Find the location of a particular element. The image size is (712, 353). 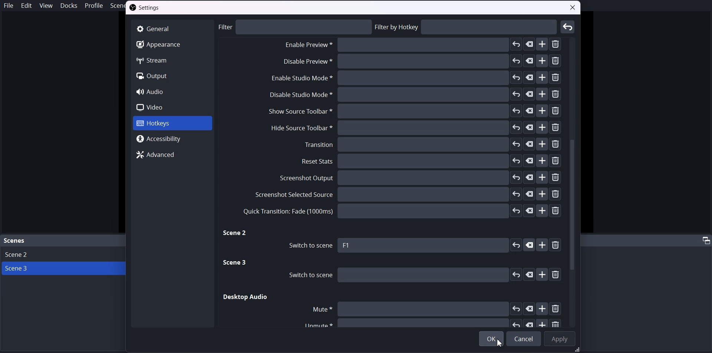

Disable Preview is located at coordinates (420, 46).